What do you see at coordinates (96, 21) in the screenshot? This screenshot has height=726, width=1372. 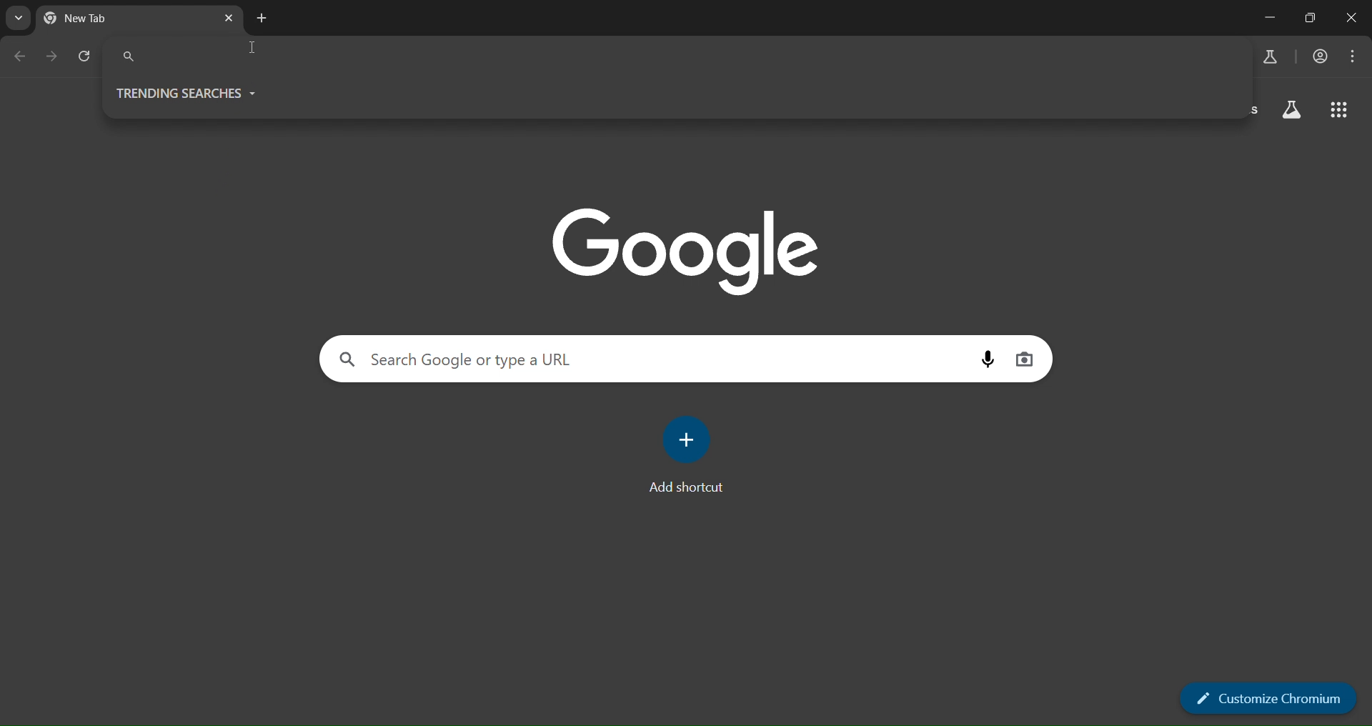 I see `new tab` at bounding box center [96, 21].